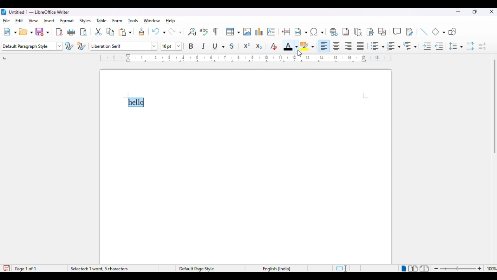 The width and height of the screenshot is (497, 280). What do you see at coordinates (287, 31) in the screenshot?
I see `insert page break` at bounding box center [287, 31].